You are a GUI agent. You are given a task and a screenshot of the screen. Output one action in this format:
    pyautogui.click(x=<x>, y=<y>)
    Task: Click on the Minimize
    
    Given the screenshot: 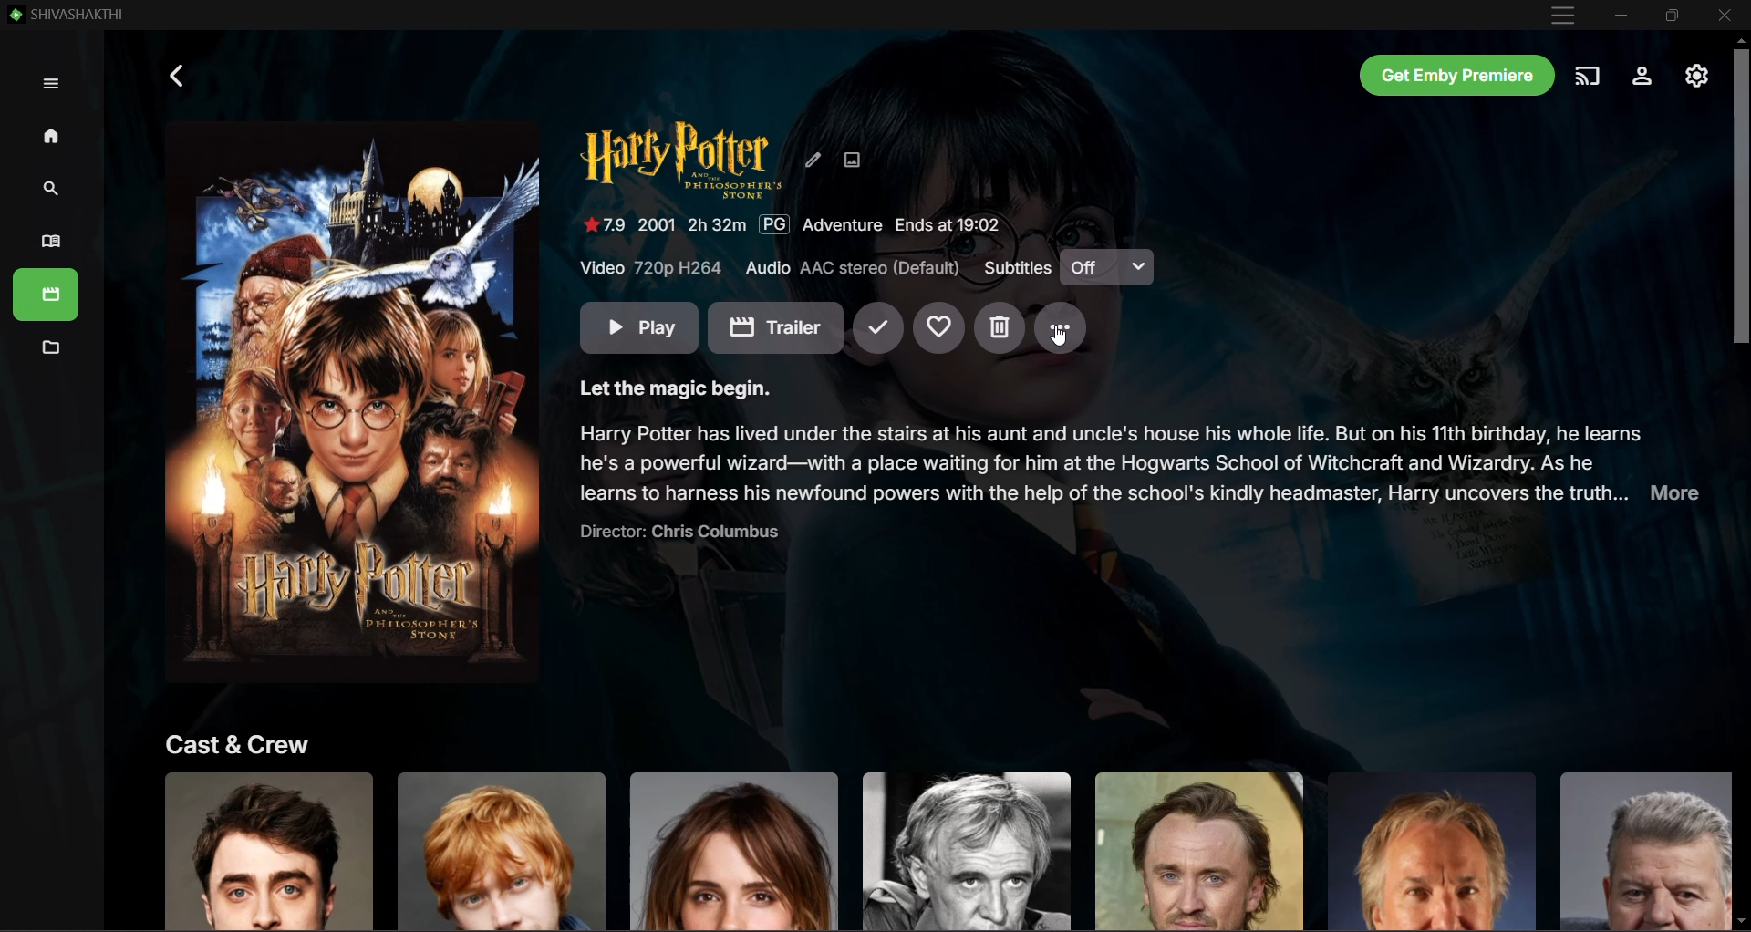 What is the action you would take?
    pyautogui.click(x=1621, y=16)
    